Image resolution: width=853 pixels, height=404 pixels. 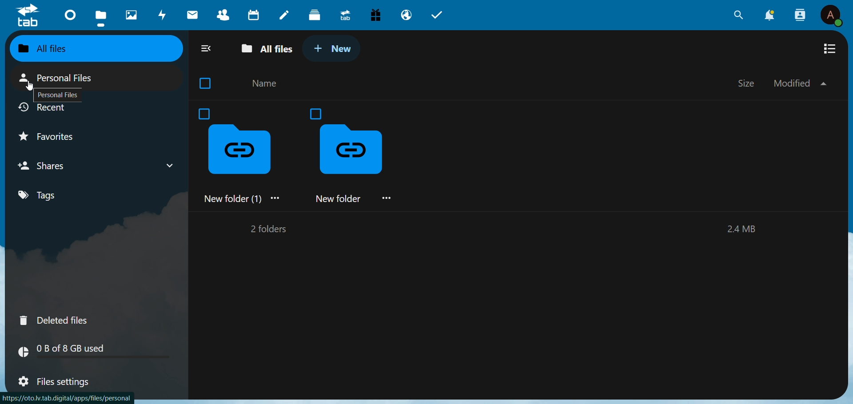 I want to click on calender, so click(x=255, y=15).